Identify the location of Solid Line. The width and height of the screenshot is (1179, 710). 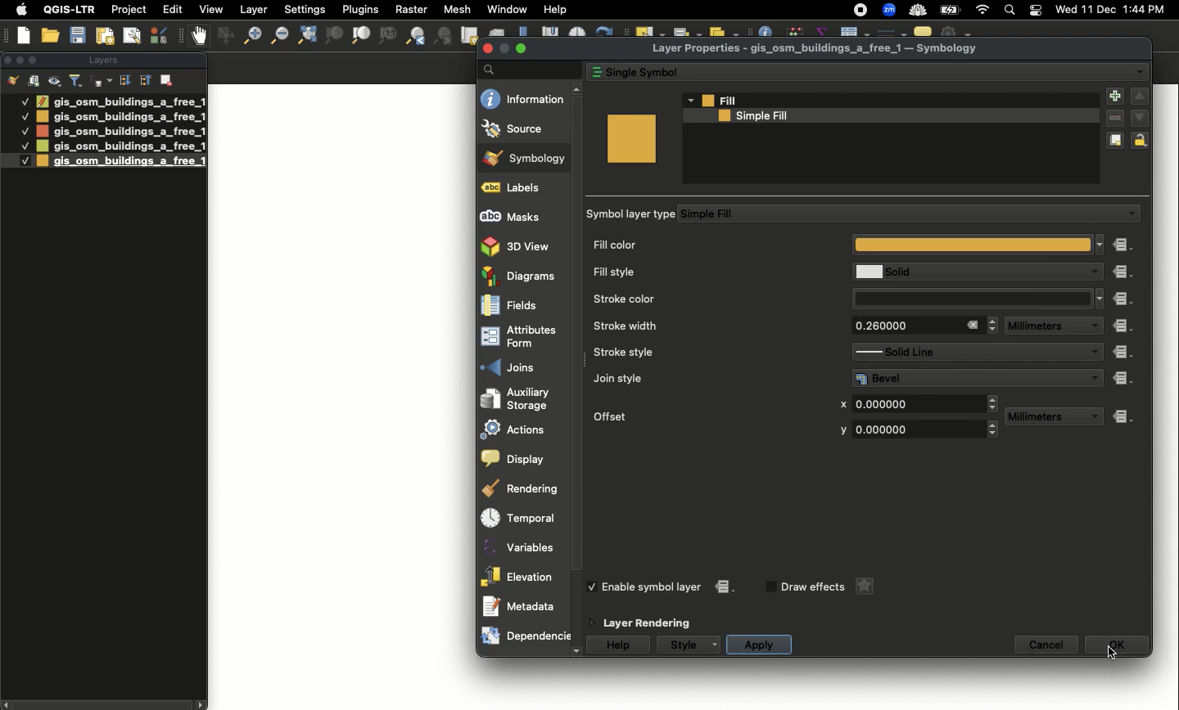
(962, 352).